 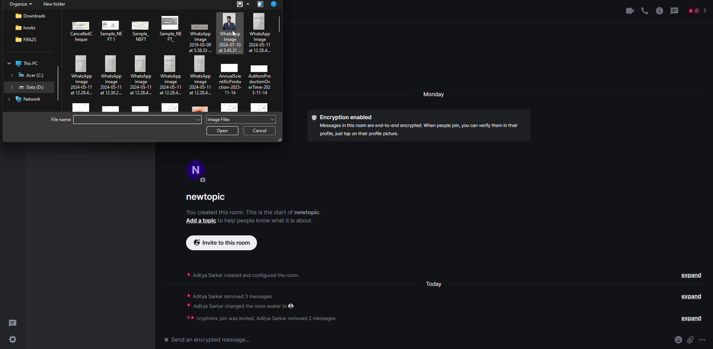 What do you see at coordinates (20, 5) in the screenshot?
I see `organize` at bounding box center [20, 5].